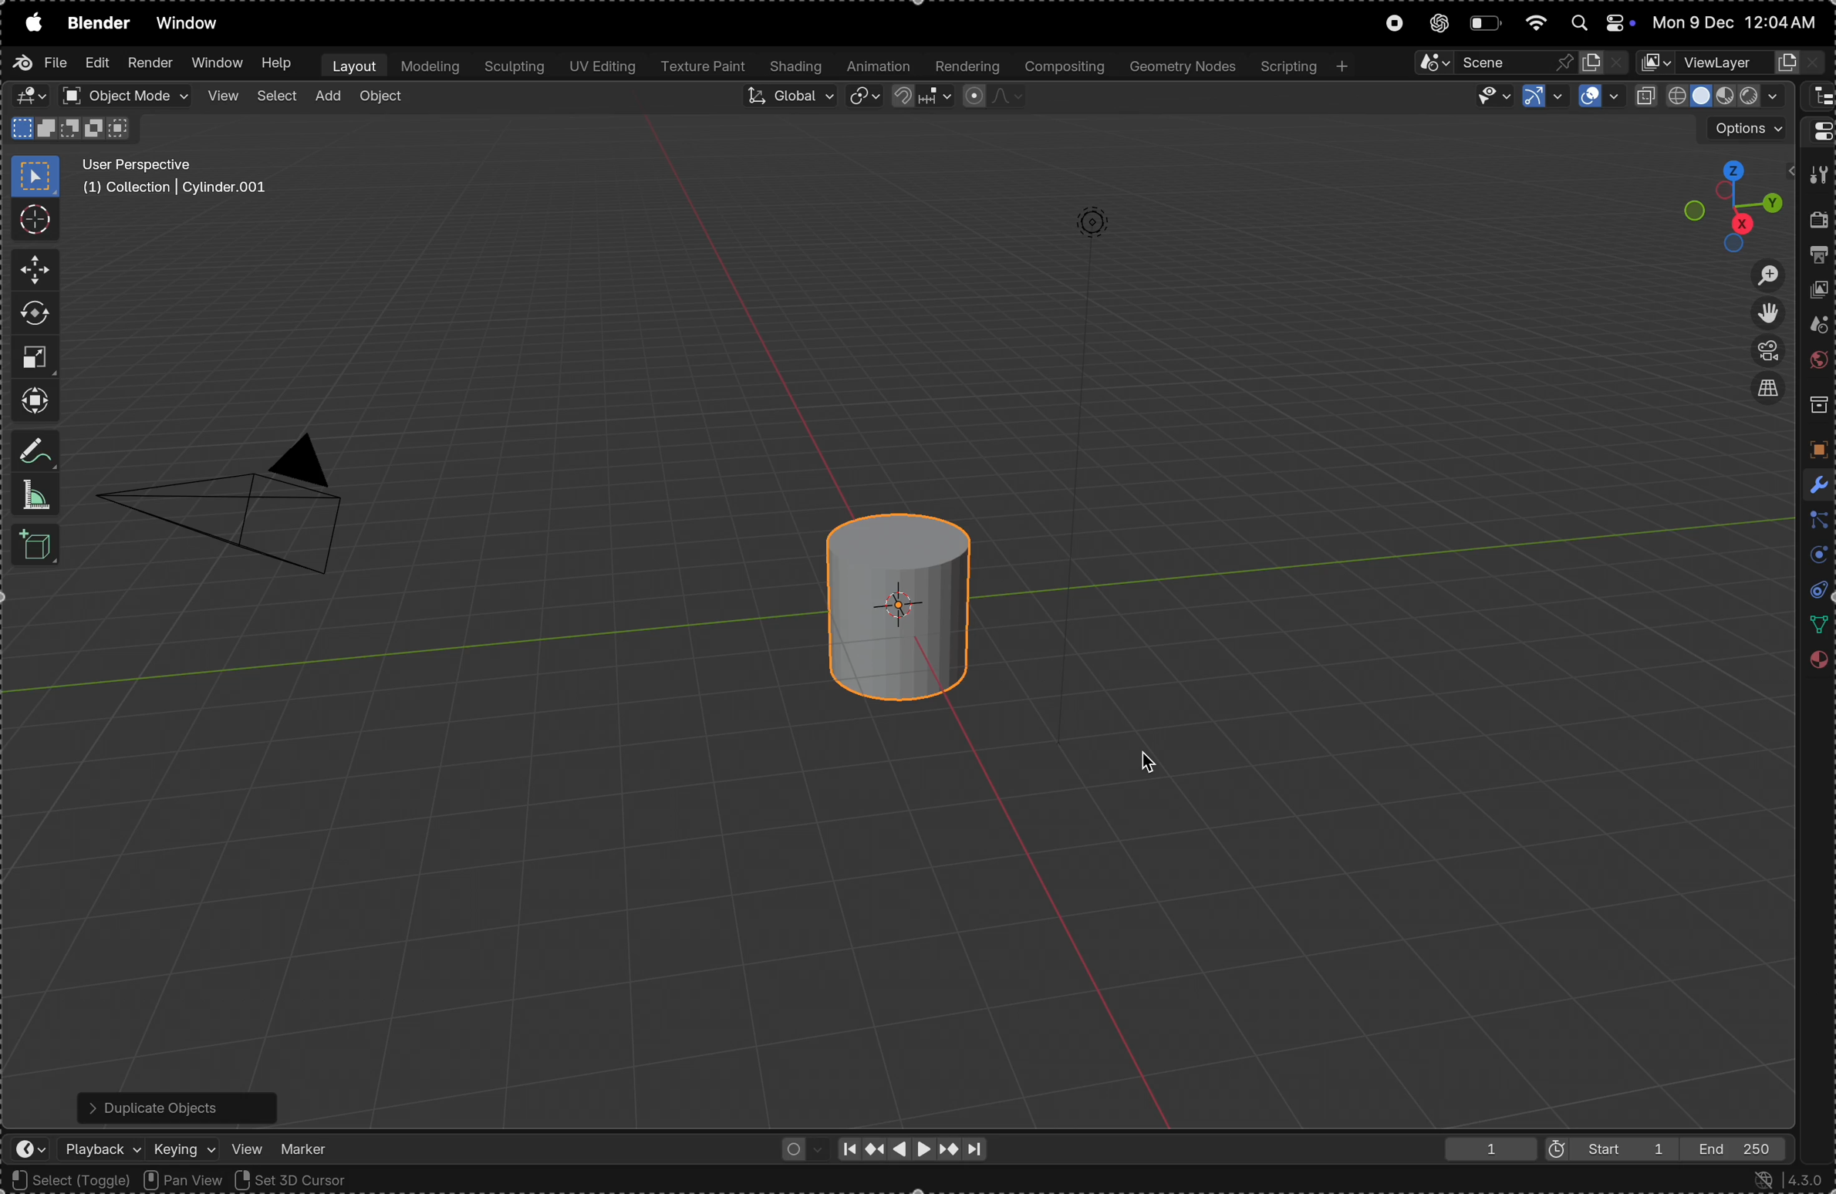 The image size is (1836, 1194). What do you see at coordinates (37, 453) in the screenshot?
I see `annotate measure` at bounding box center [37, 453].